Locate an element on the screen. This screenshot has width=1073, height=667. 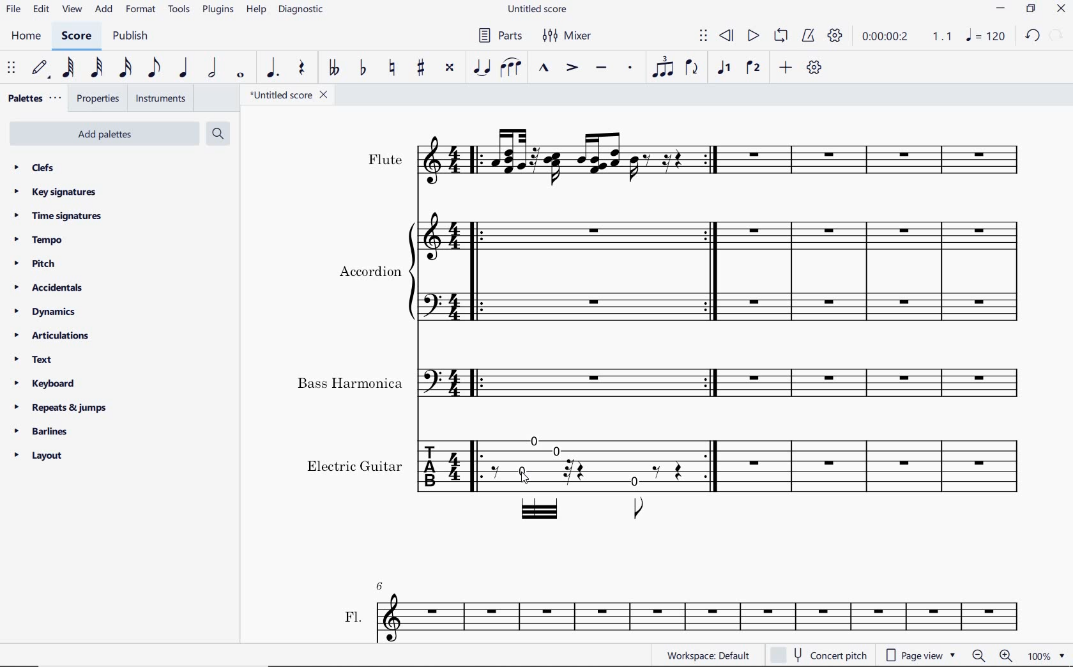
accent is located at coordinates (570, 67).